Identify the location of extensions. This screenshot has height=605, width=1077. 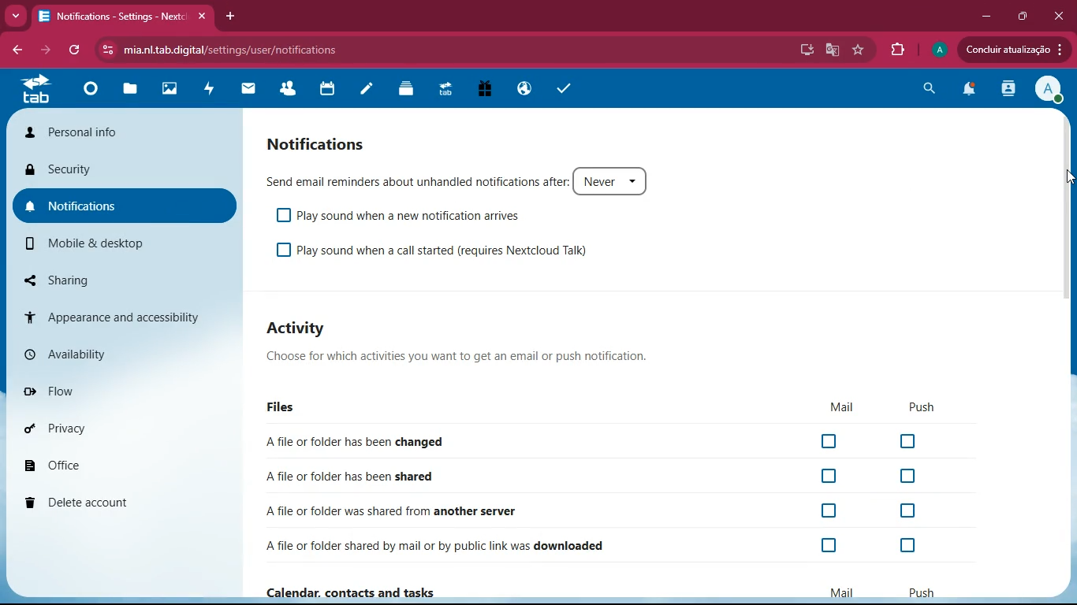
(900, 50).